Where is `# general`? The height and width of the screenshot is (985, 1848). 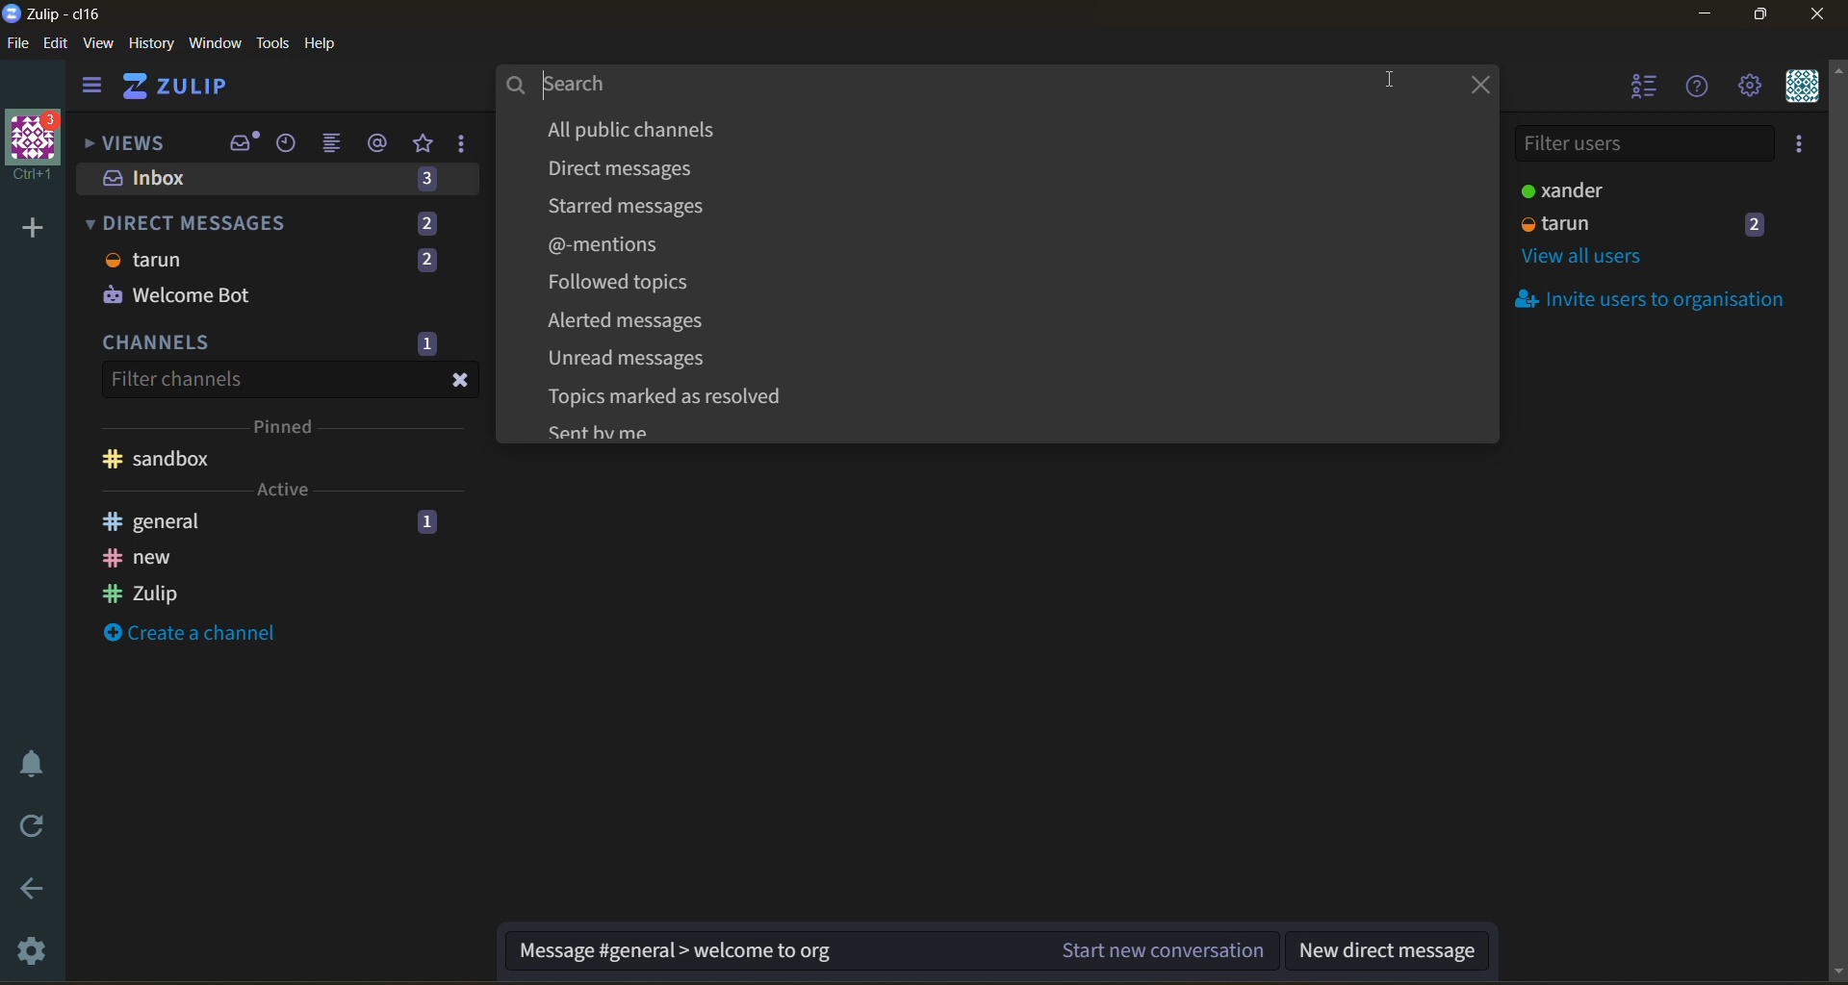
# general is located at coordinates (152, 520).